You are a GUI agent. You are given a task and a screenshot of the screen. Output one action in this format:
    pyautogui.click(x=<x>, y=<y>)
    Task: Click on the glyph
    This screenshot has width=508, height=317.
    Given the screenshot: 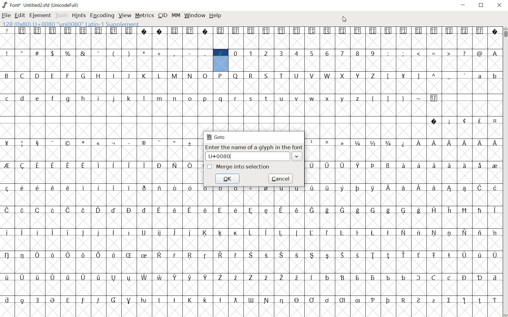 What is the action you would take?
    pyautogui.click(x=327, y=54)
    